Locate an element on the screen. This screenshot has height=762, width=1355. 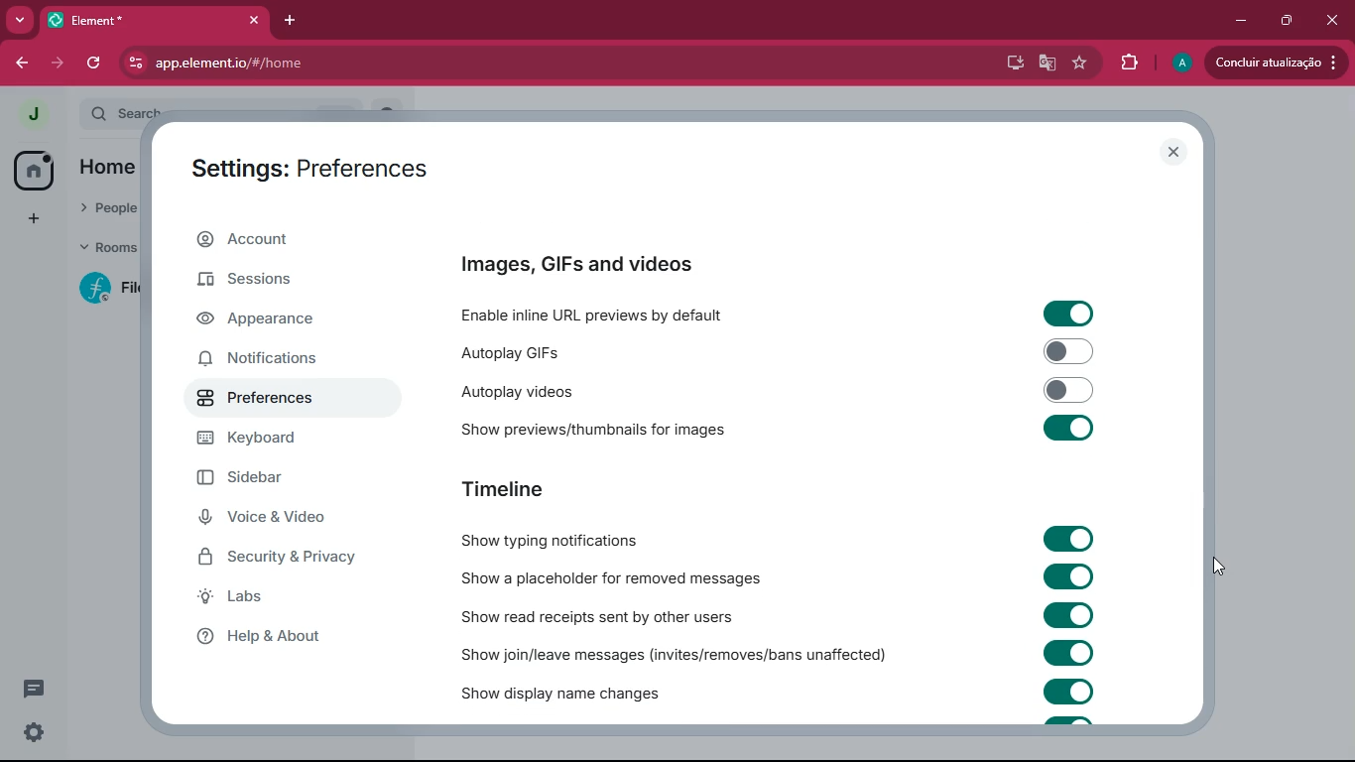
account is located at coordinates (288, 238).